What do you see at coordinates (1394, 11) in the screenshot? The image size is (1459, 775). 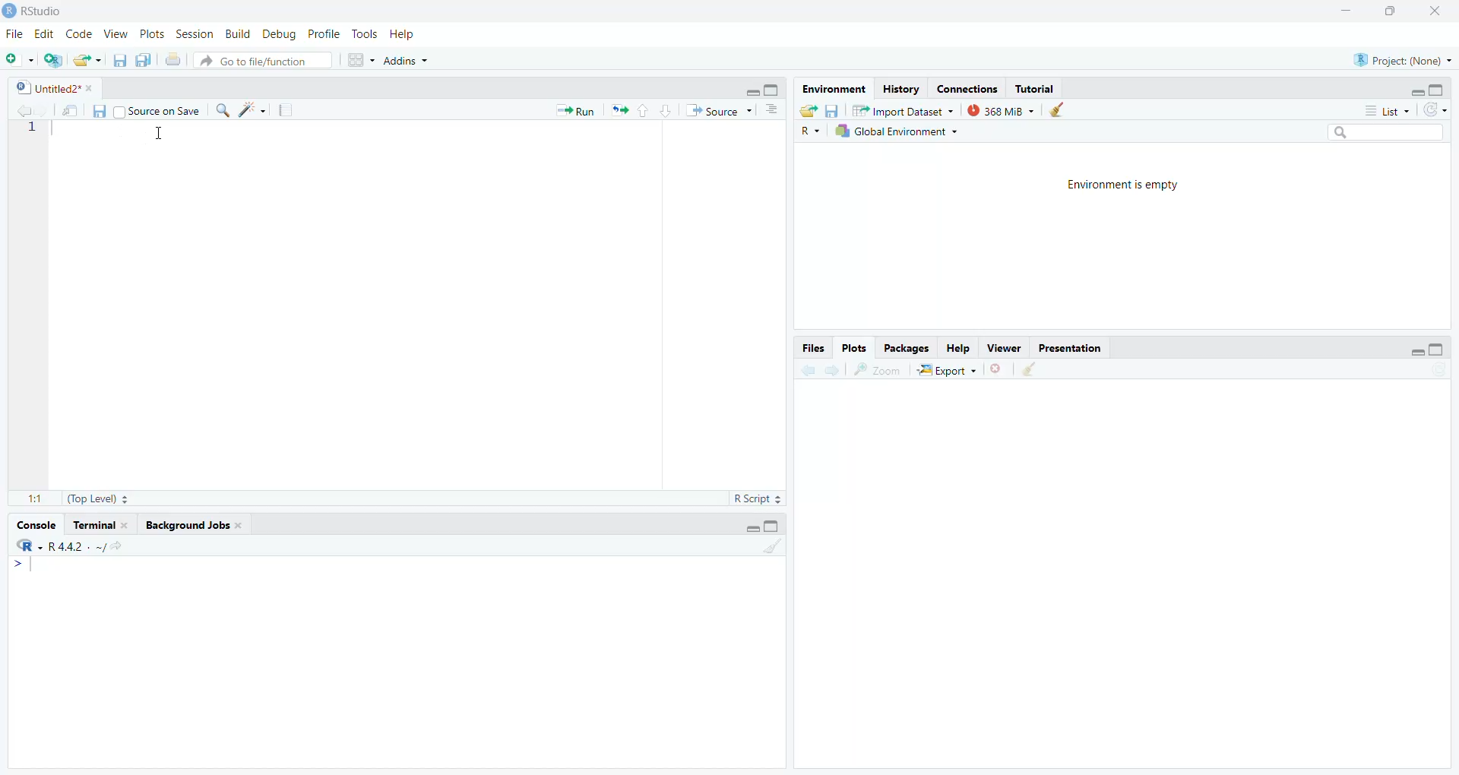 I see `maximise` at bounding box center [1394, 11].